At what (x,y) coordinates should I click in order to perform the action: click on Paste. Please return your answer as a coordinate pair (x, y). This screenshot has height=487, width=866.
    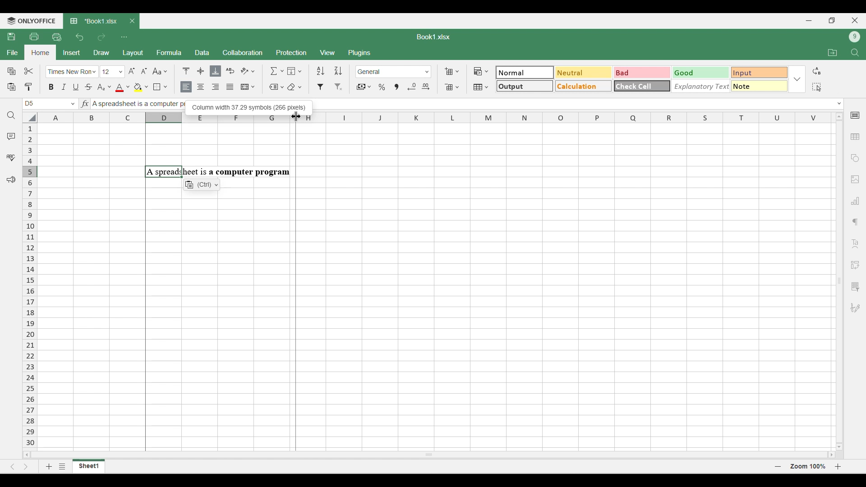
    Looking at the image, I should click on (11, 87).